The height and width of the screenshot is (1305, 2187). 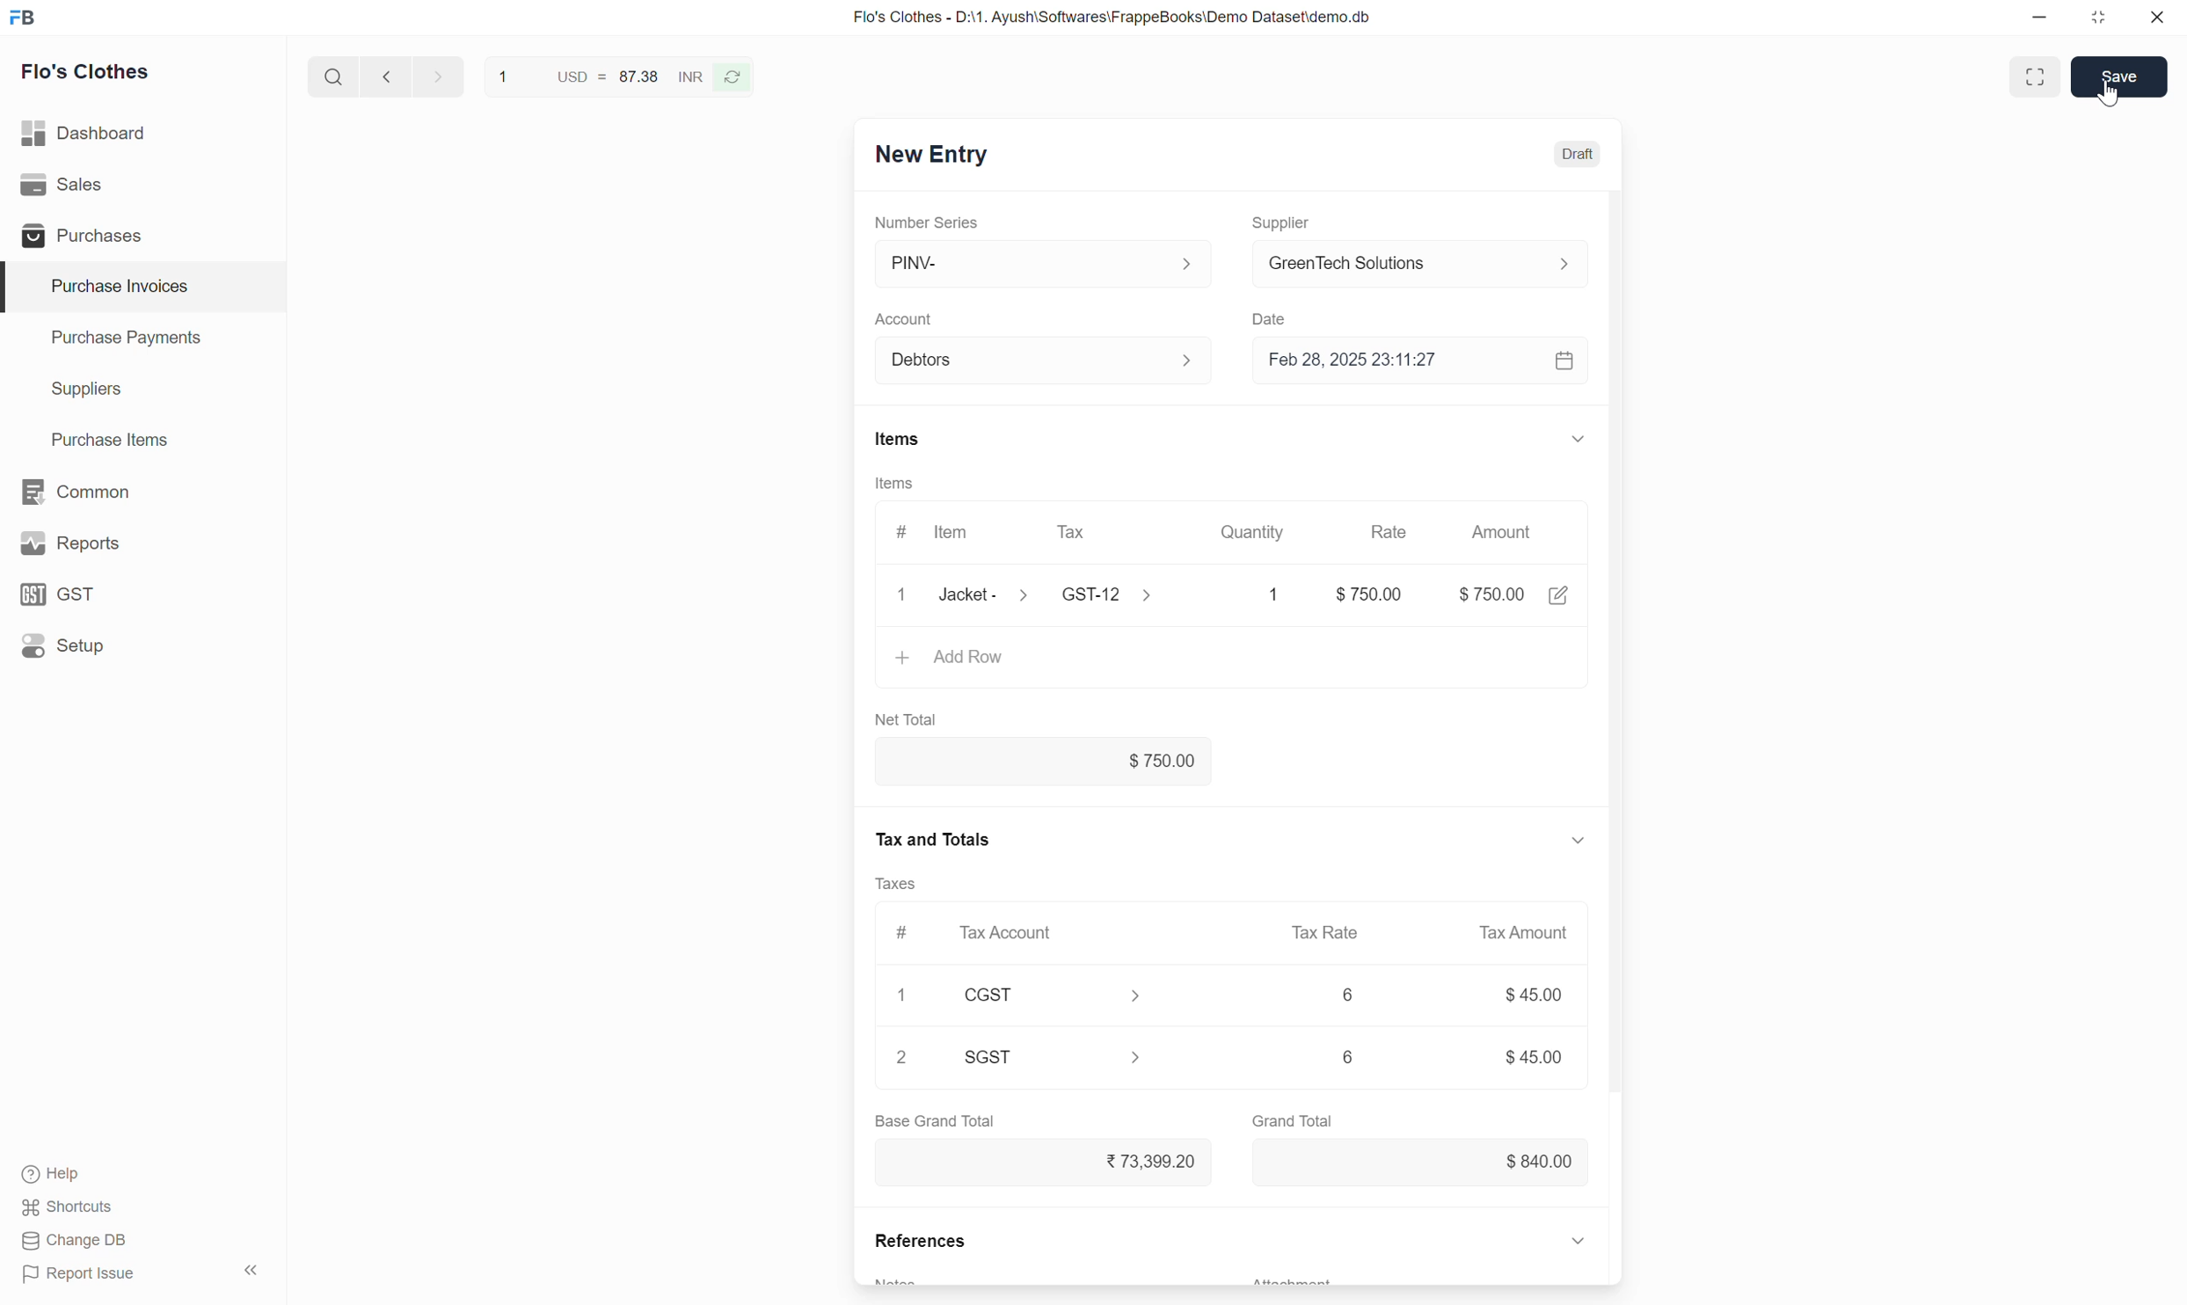 What do you see at coordinates (2157, 17) in the screenshot?
I see `Close` at bounding box center [2157, 17].